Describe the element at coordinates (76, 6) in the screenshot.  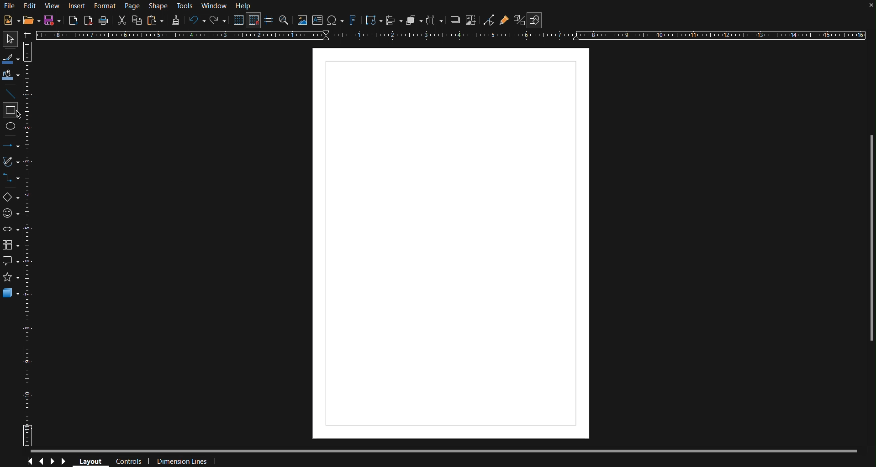
I see `Insert` at that location.